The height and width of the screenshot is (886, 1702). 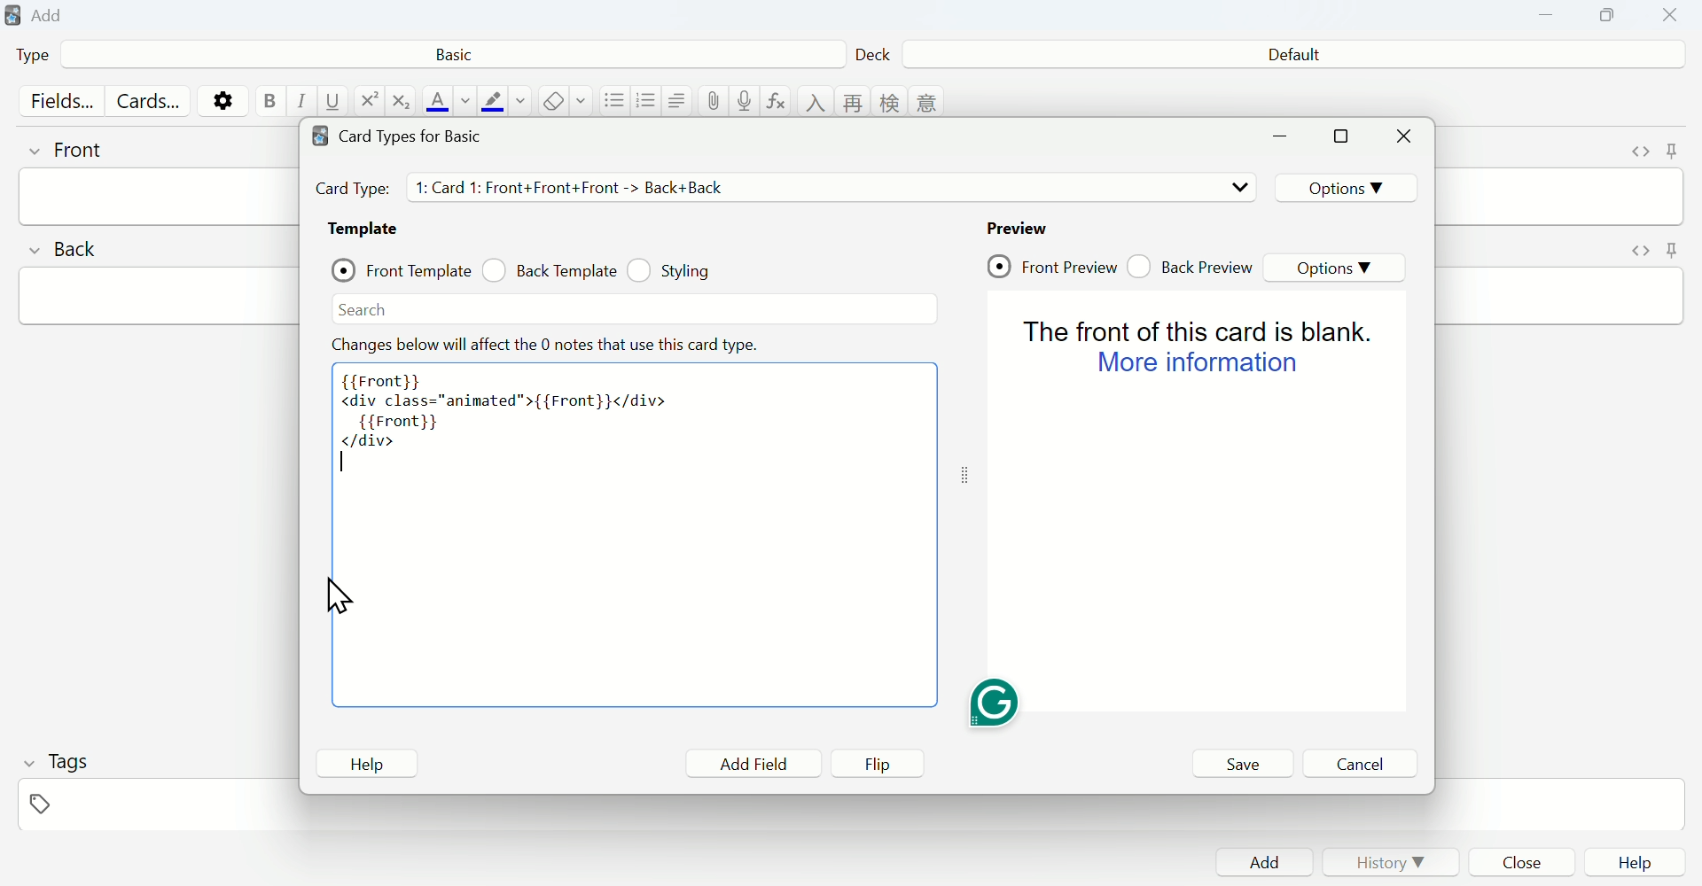 What do you see at coordinates (368, 229) in the screenshot?
I see `Template` at bounding box center [368, 229].